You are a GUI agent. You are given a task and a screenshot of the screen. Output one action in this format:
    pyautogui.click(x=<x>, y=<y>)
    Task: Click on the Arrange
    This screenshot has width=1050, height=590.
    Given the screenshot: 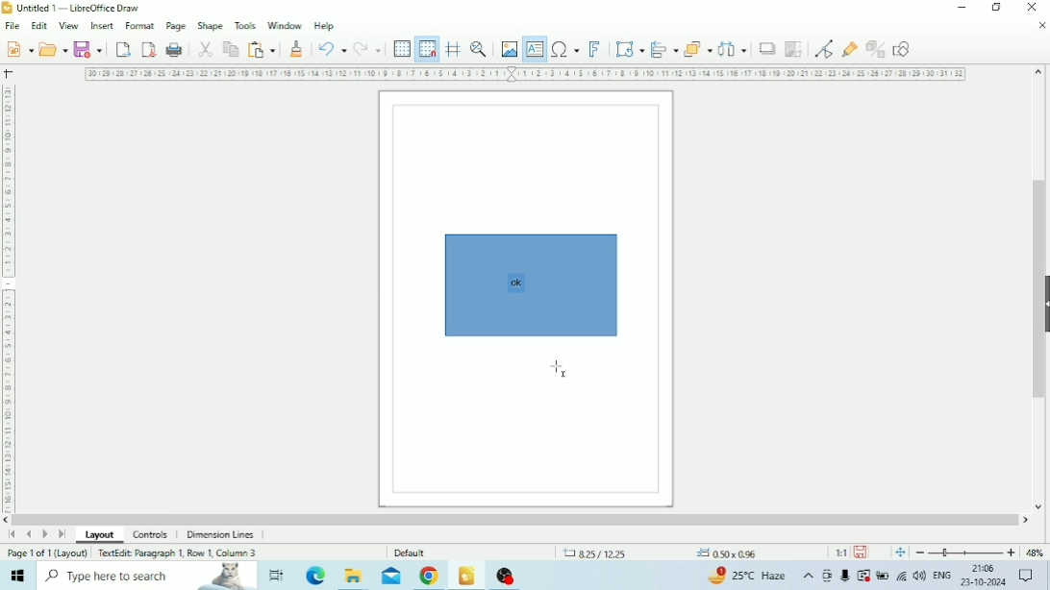 What is the action you would take?
    pyautogui.click(x=698, y=47)
    